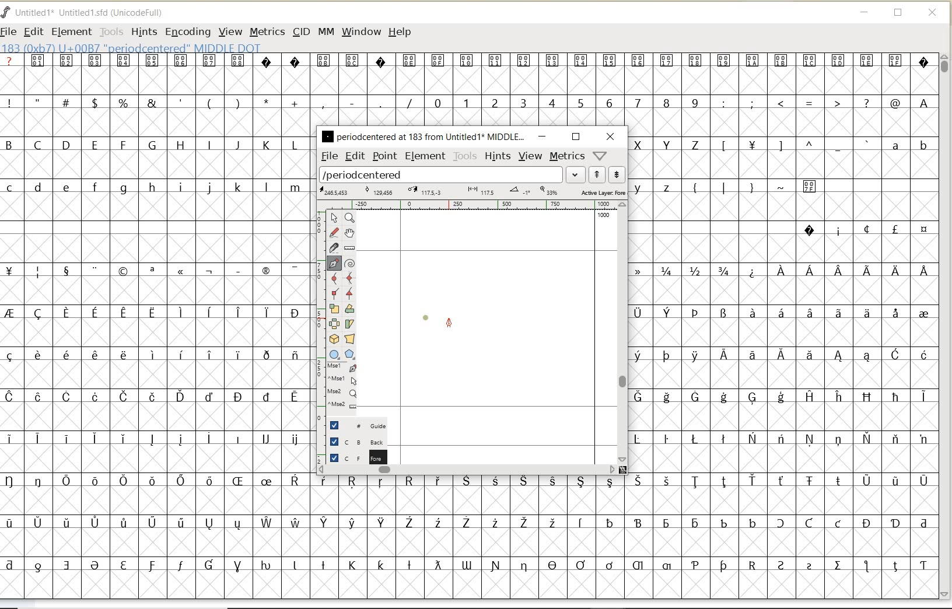 This screenshot has width=952, height=609. Describe the element at coordinates (350, 339) in the screenshot. I see `perform a perspective transformation on the selection` at that location.